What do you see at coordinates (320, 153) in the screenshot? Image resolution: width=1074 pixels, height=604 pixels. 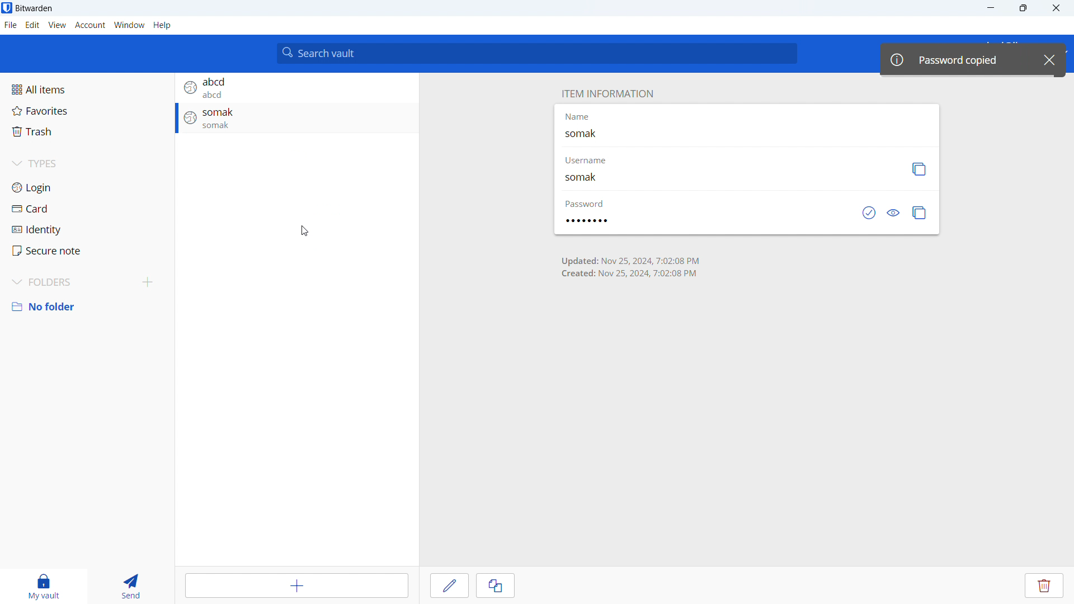 I see `edit` at bounding box center [320, 153].